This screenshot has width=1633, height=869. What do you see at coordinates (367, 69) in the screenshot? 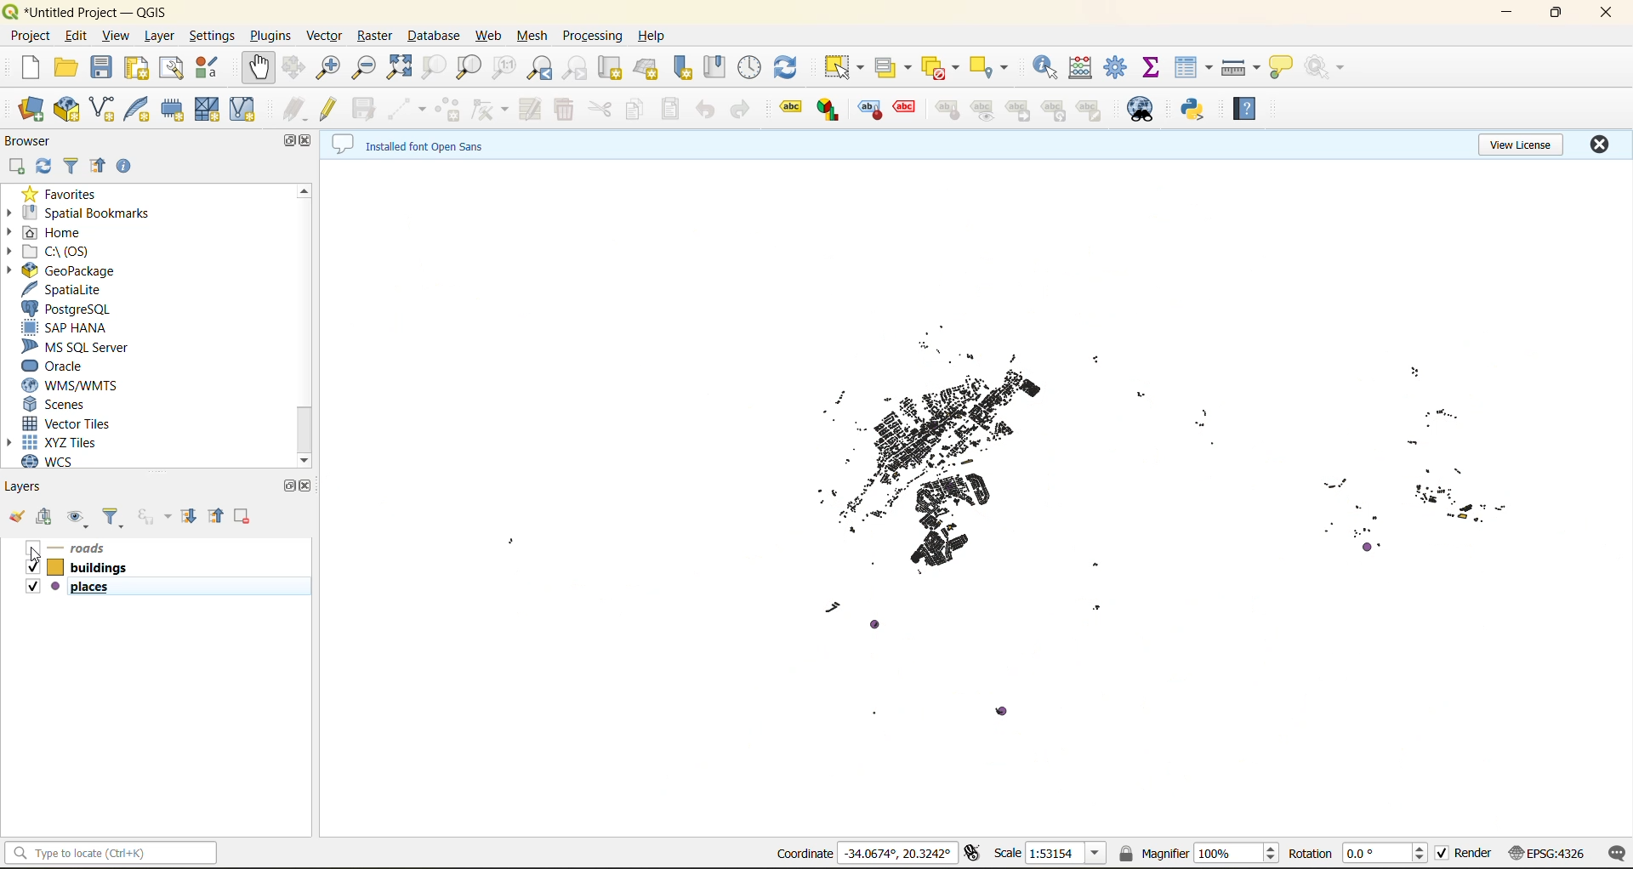
I see `zoom out` at bounding box center [367, 69].